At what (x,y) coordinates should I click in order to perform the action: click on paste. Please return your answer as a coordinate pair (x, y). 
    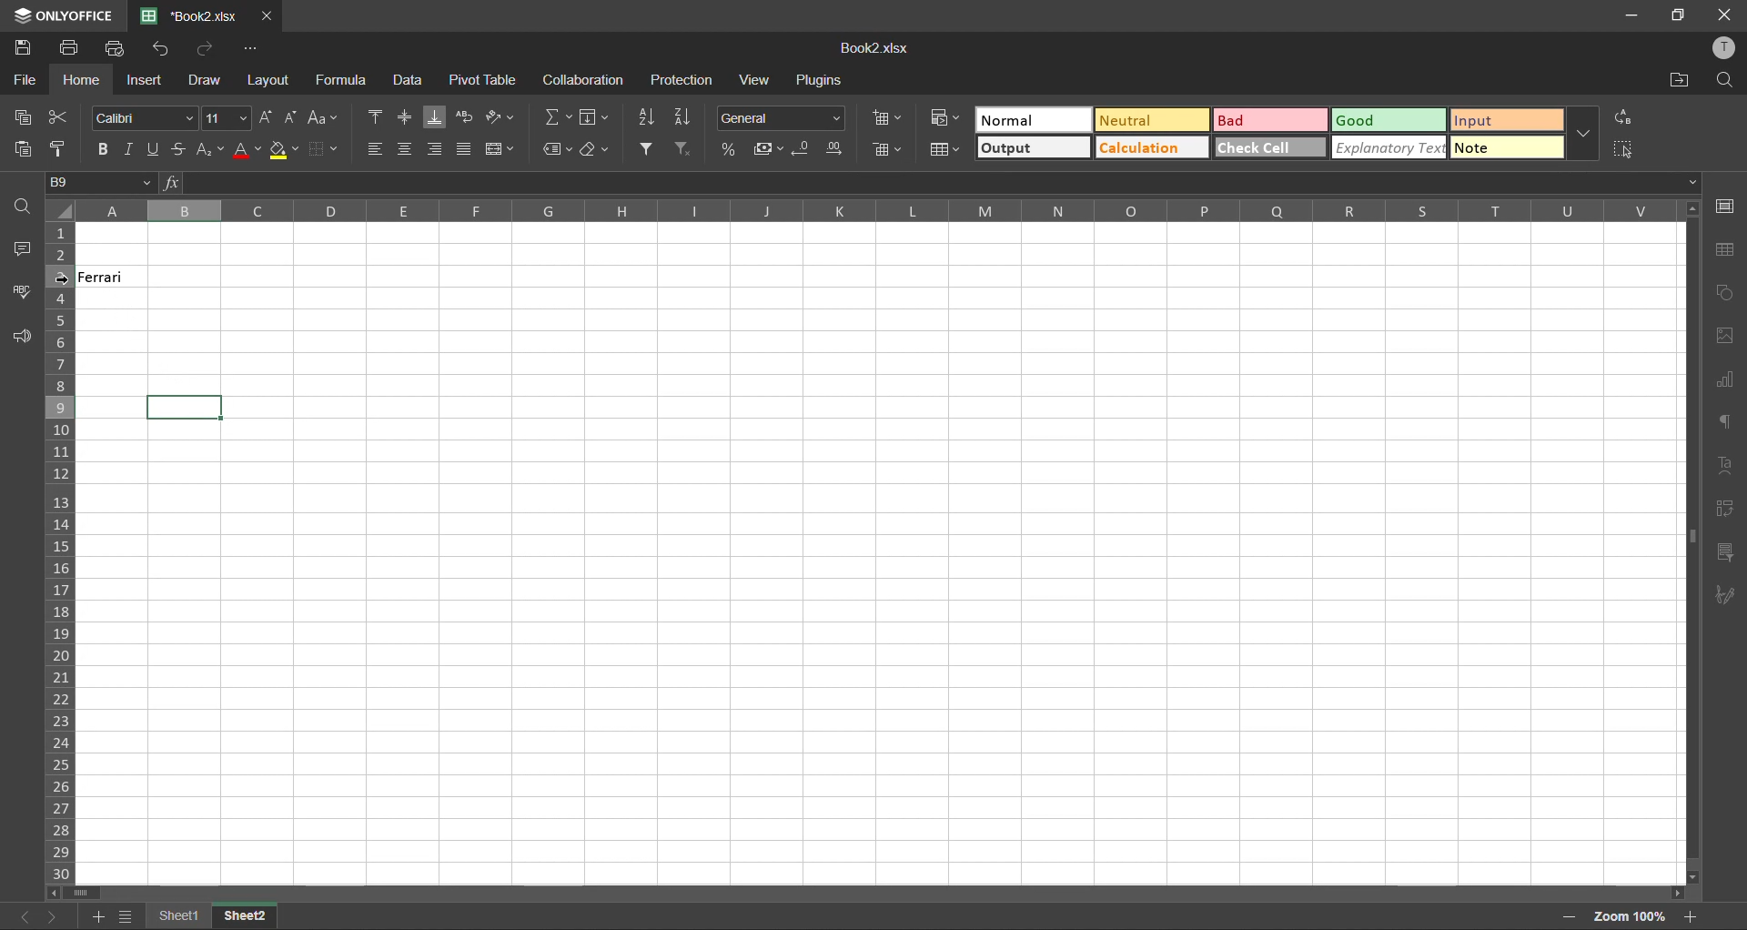
    Looking at the image, I should click on (25, 151).